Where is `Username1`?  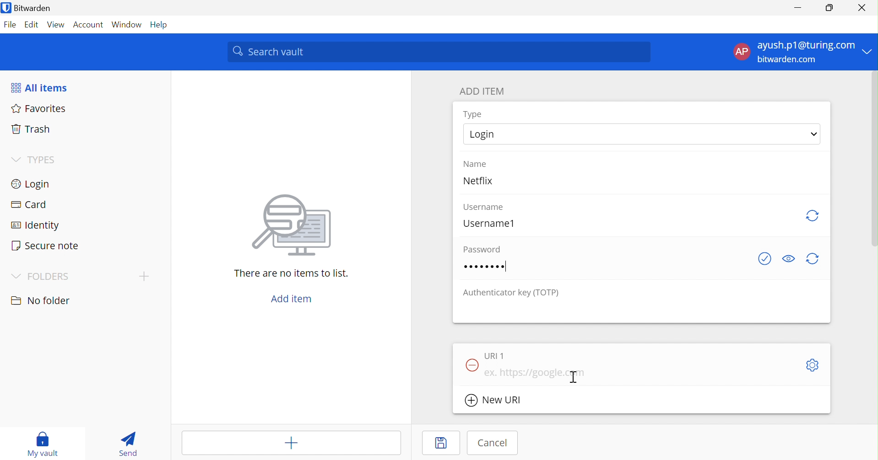 Username1 is located at coordinates (489, 224).